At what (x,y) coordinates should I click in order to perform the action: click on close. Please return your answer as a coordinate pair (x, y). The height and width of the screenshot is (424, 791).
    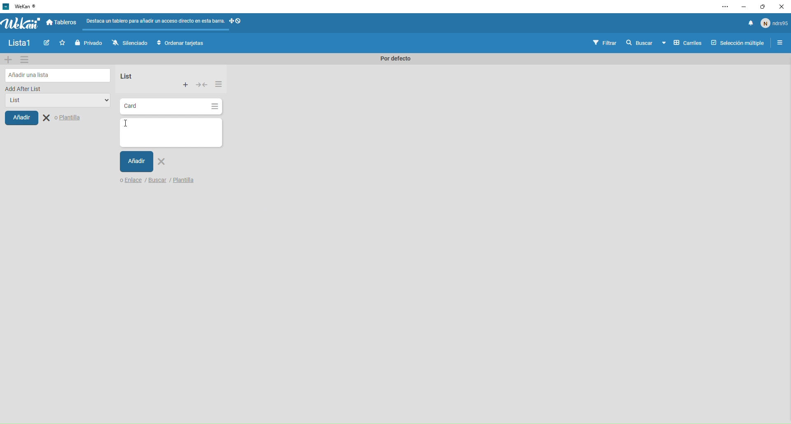
    Looking at the image, I should click on (780, 7).